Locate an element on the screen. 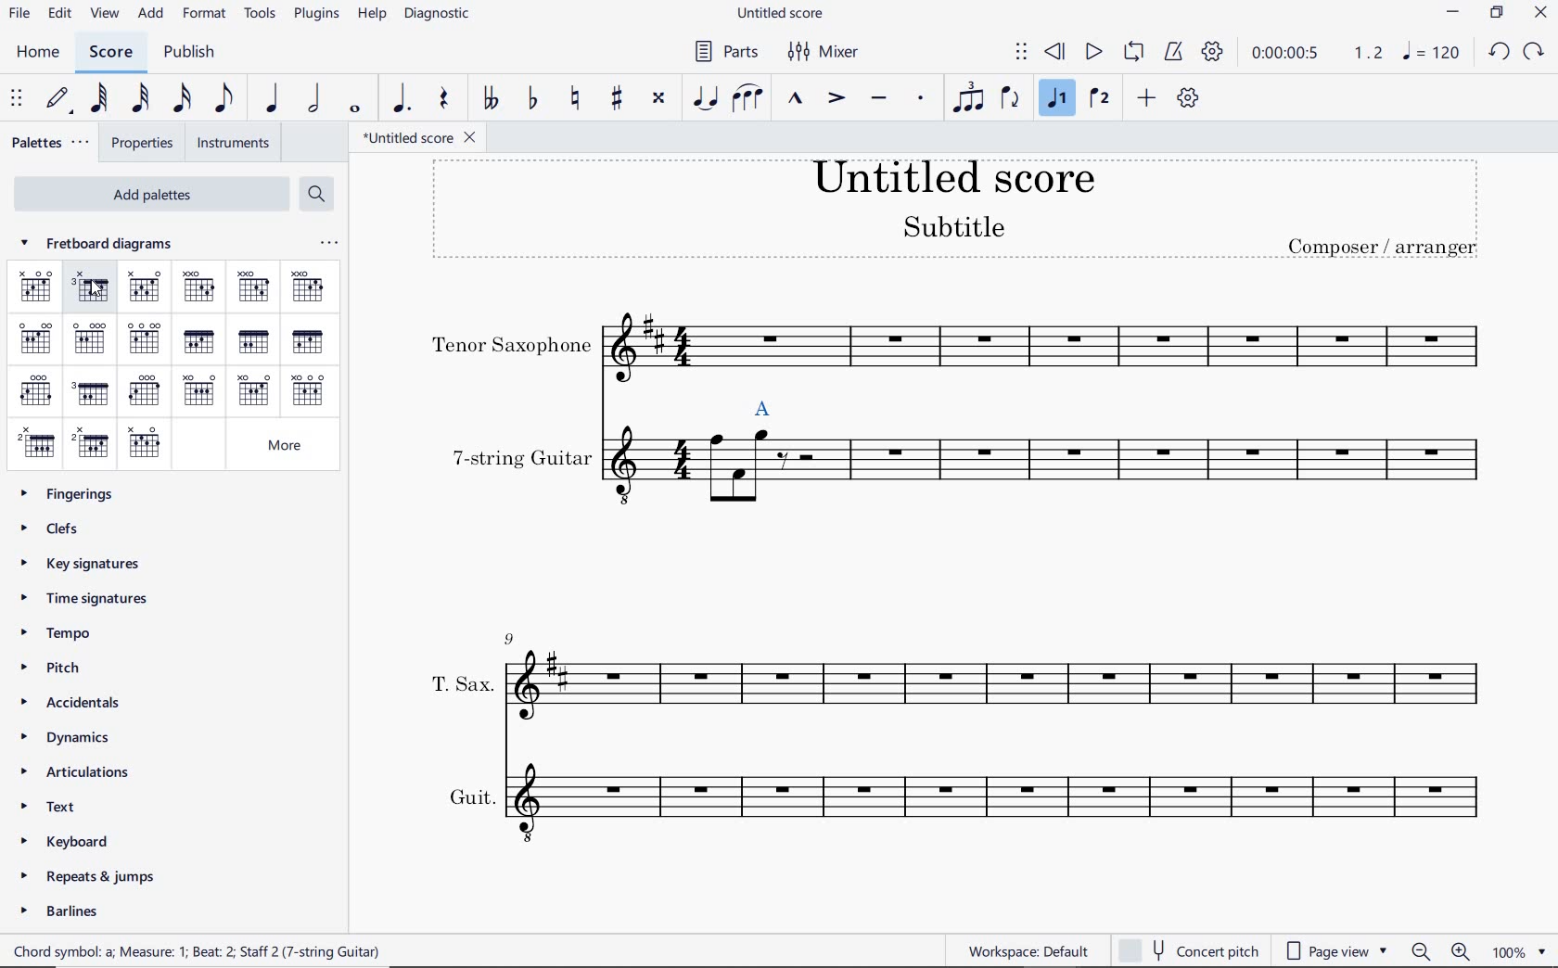 This screenshot has height=968, width=1558. PALETTES is located at coordinates (49, 143).